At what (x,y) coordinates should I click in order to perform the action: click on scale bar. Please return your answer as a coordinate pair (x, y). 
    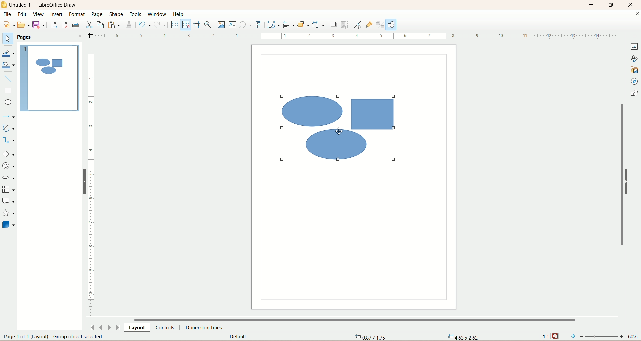
    Looking at the image, I should click on (355, 35).